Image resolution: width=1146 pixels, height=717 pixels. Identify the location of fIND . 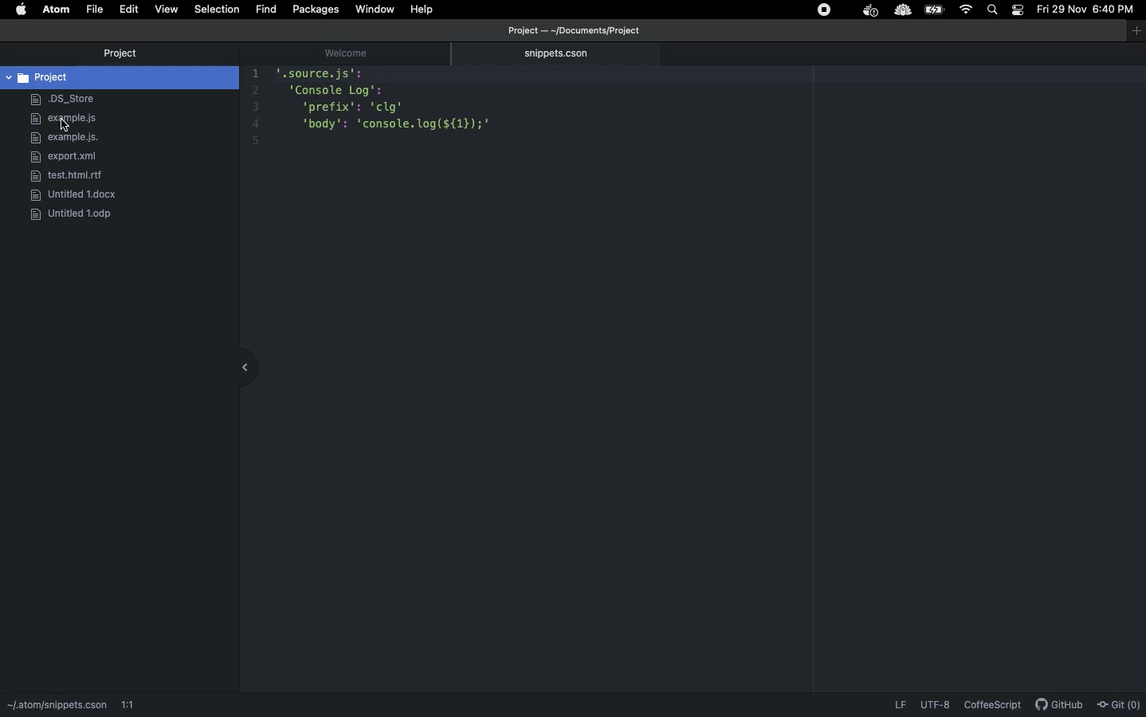
(265, 9).